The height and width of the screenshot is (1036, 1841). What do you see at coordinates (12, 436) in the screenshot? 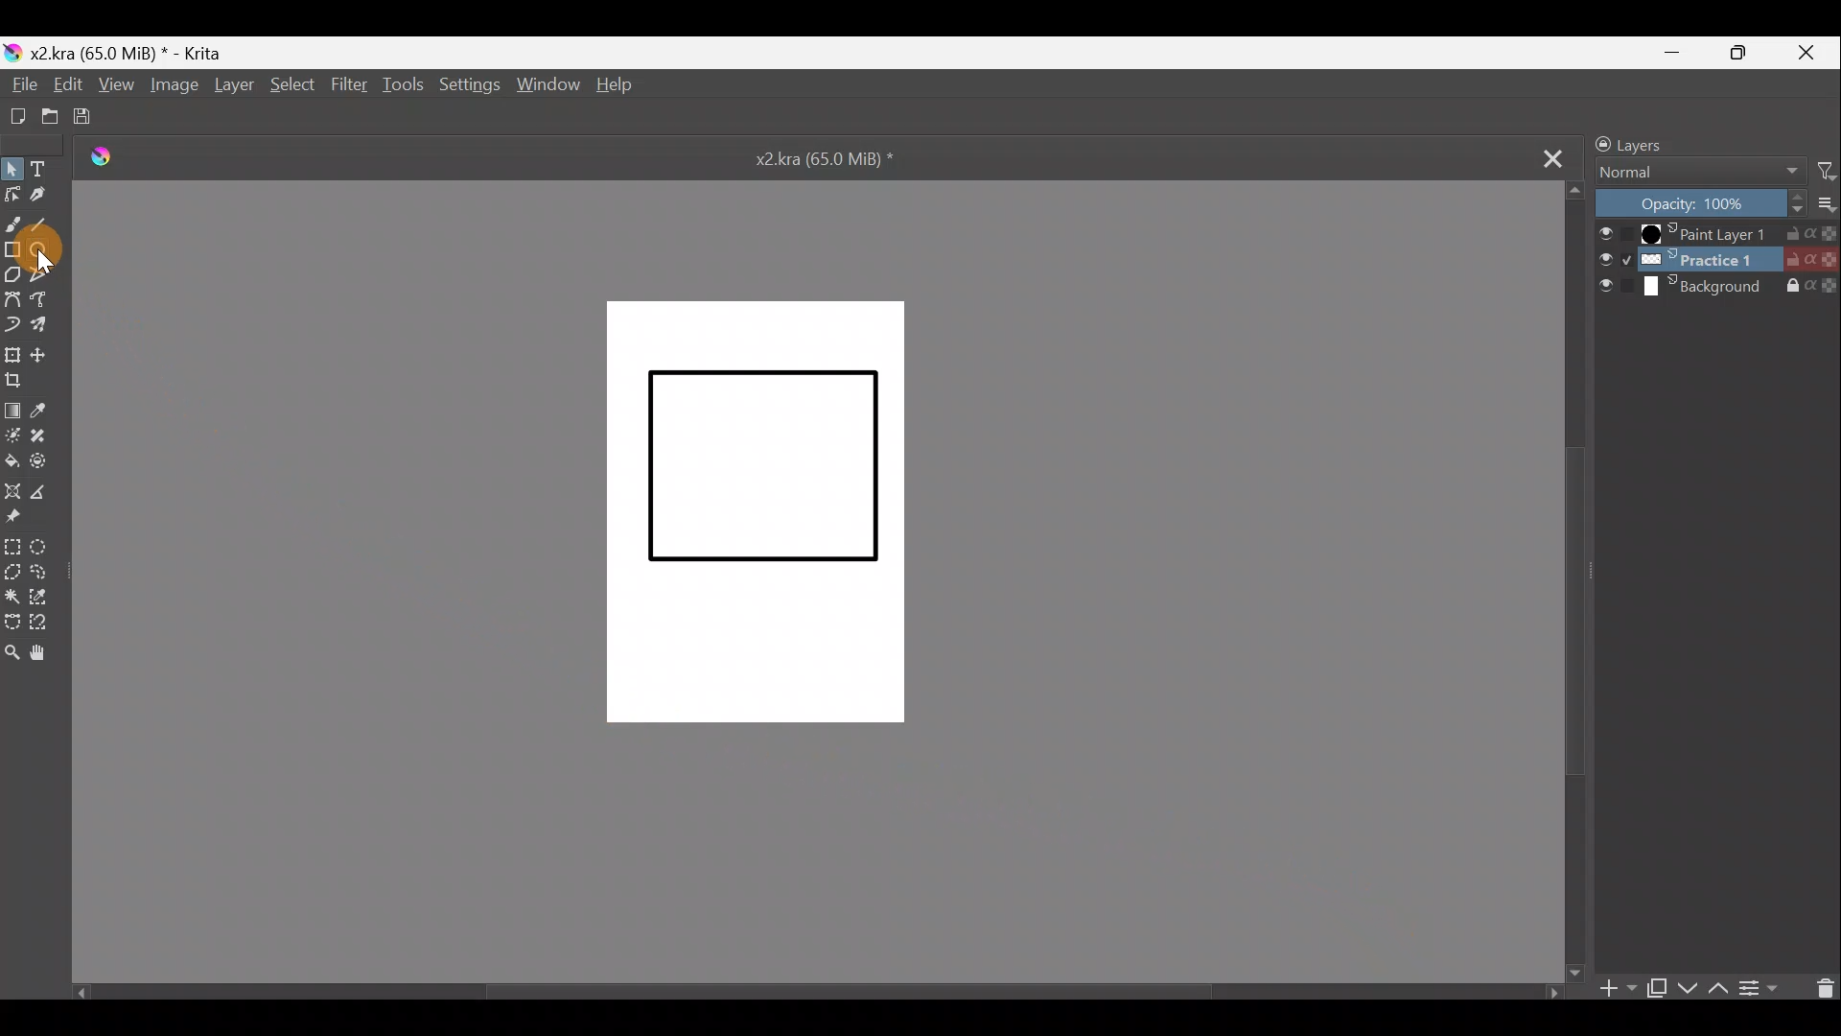
I see `Colourise mask tool` at bounding box center [12, 436].